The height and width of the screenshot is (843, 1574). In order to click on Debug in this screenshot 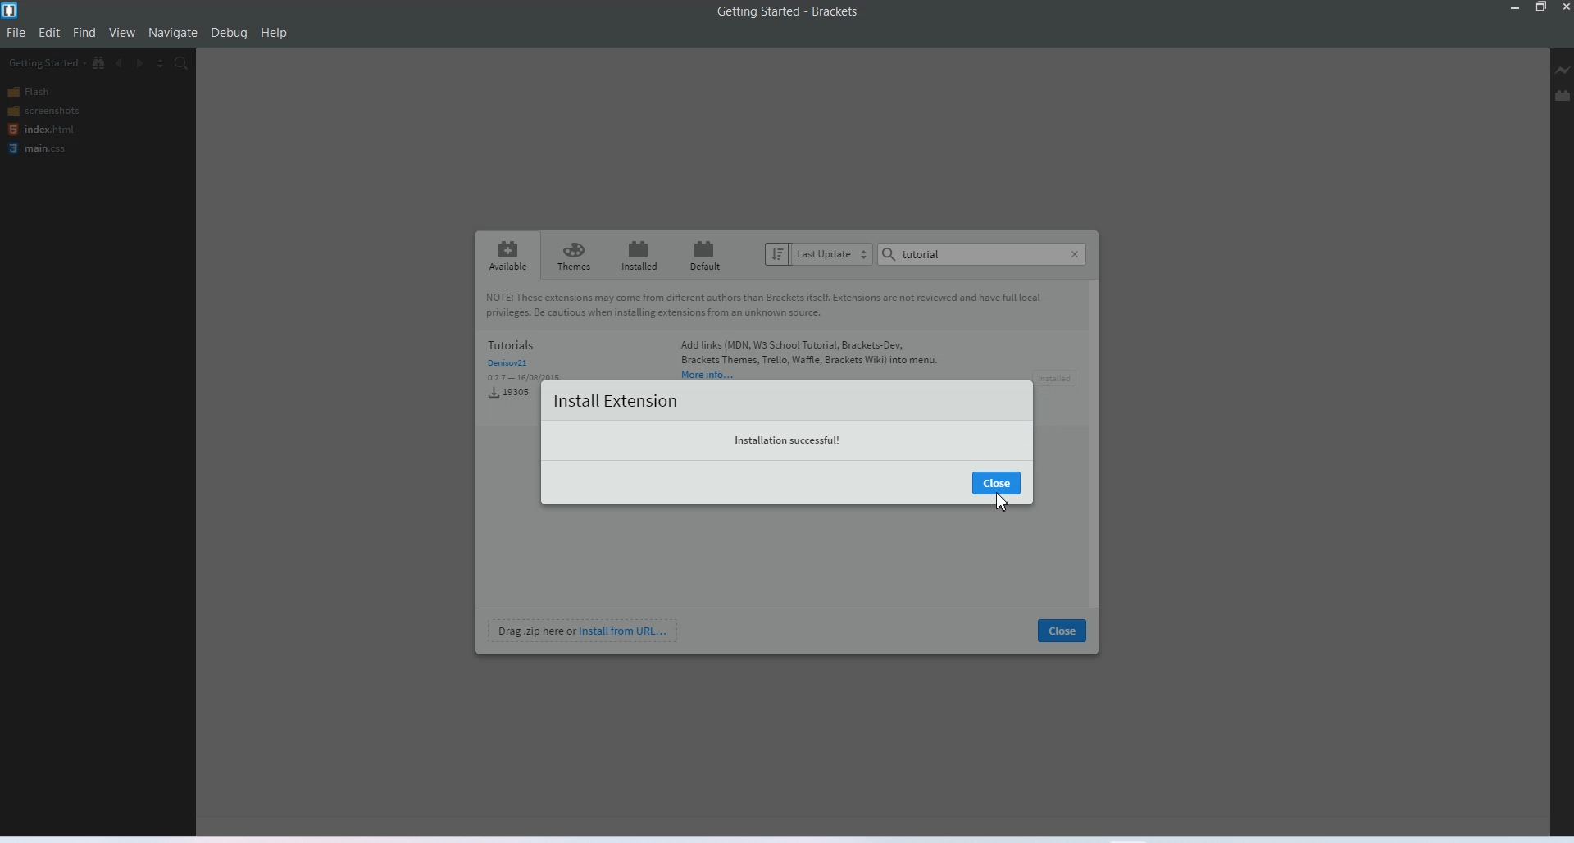, I will do `click(230, 34)`.